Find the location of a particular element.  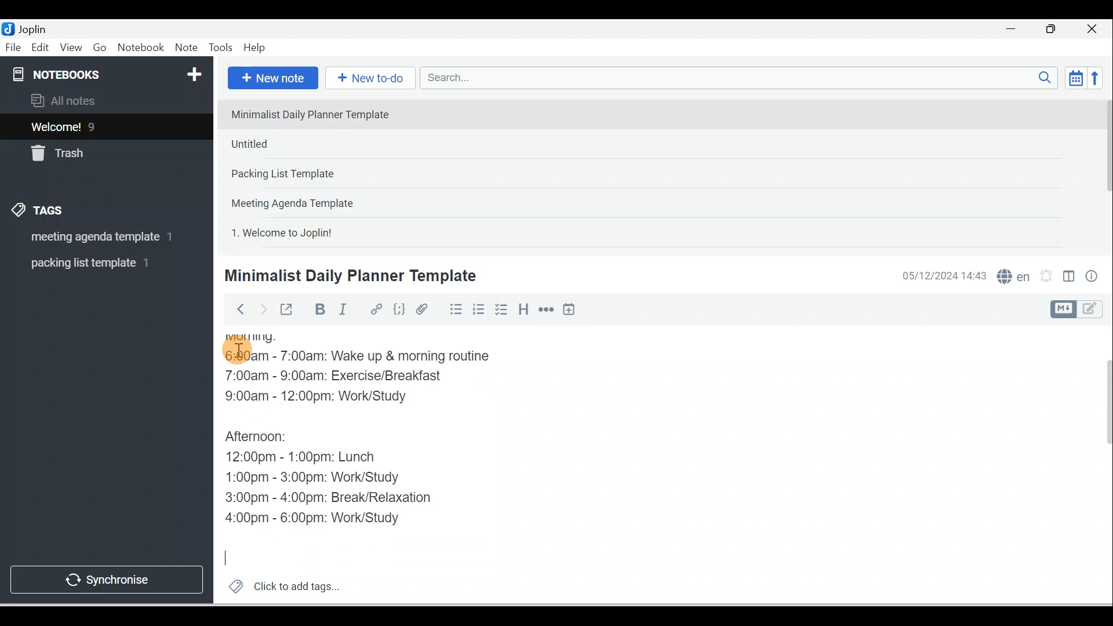

Joplin is located at coordinates (35, 28).